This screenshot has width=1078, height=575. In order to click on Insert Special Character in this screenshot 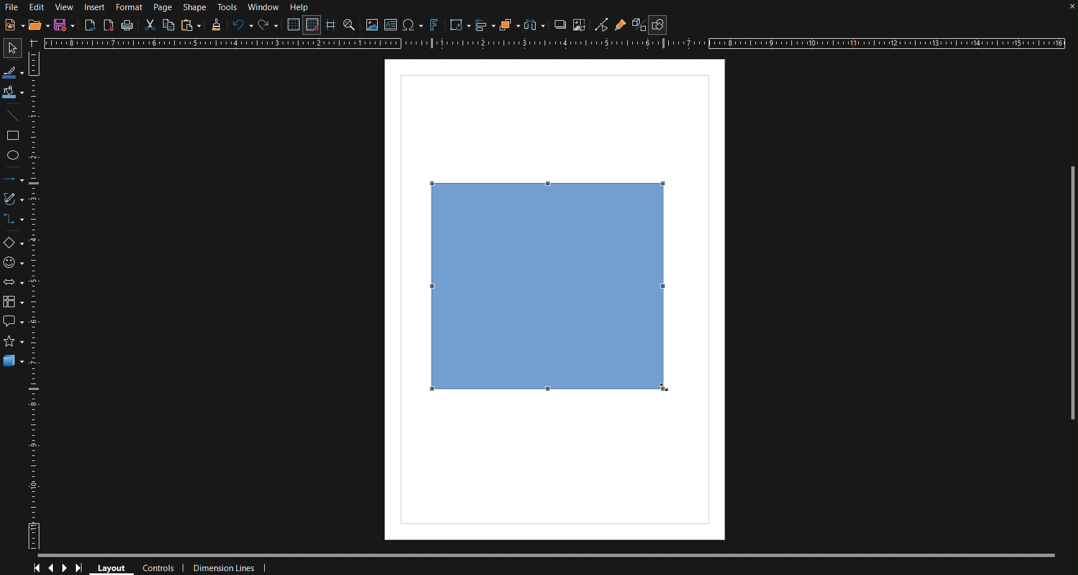, I will do `click(412, 25)`.